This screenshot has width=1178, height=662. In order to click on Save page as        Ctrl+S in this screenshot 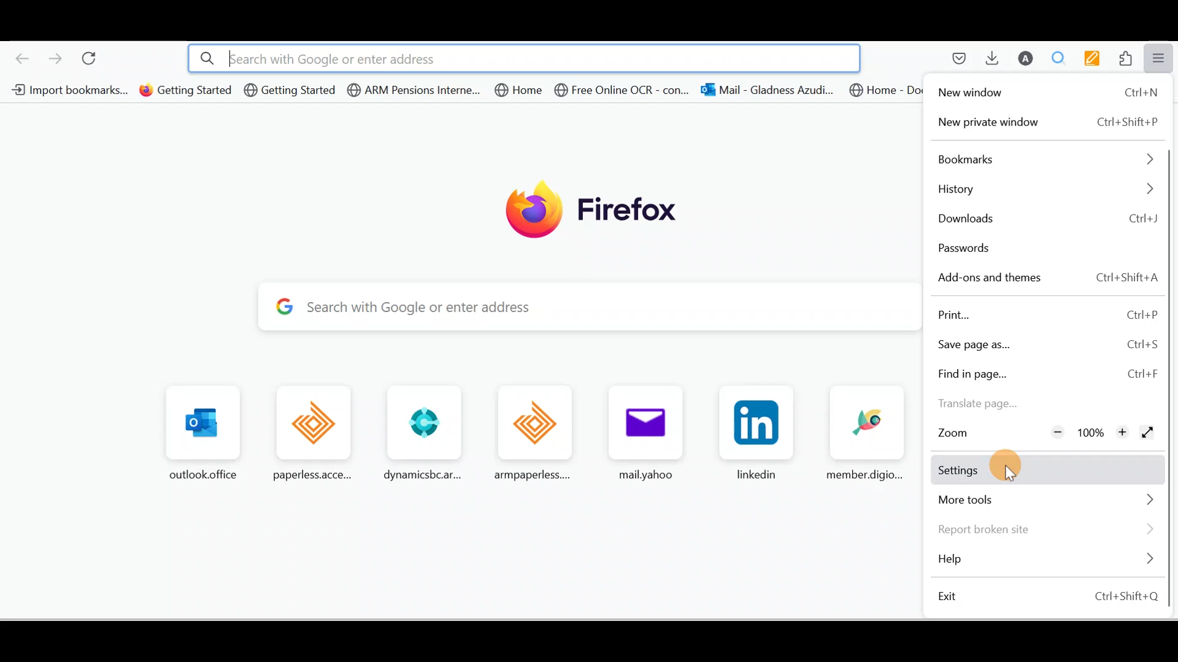, I will do `click(1044, 343)`.